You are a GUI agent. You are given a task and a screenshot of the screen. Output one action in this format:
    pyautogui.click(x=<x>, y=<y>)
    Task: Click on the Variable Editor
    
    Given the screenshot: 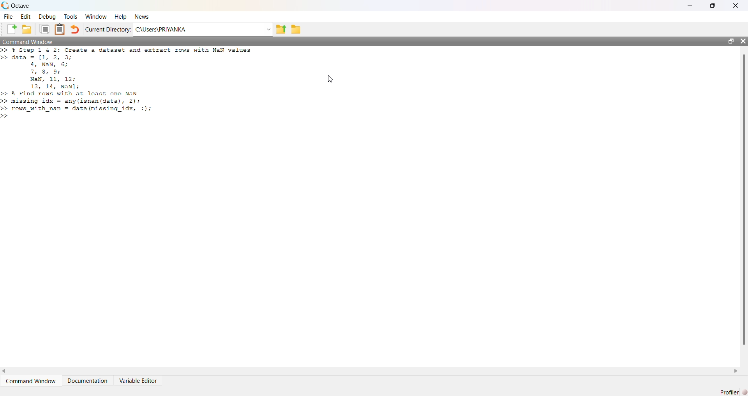 What is the action you would take?
    pyautogui.click(x=138, y=381)
    